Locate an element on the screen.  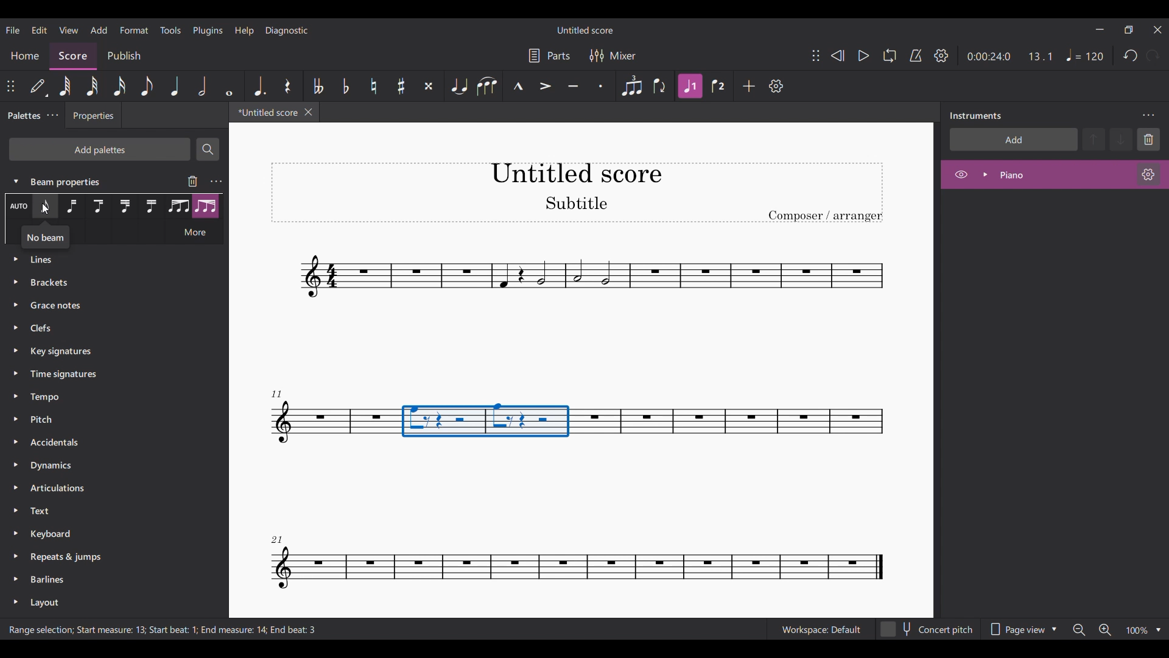
Text is located at coordinates (103, 511).